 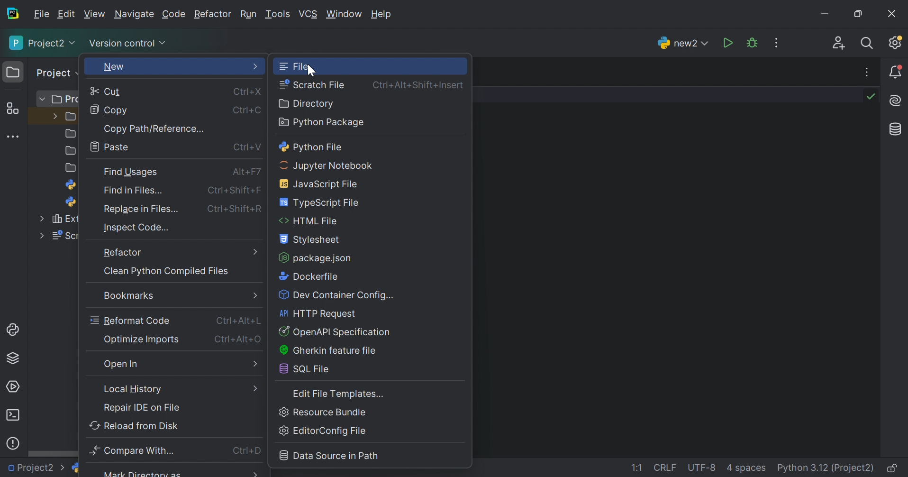 I want to click on Services, so click(x=14, y=386).